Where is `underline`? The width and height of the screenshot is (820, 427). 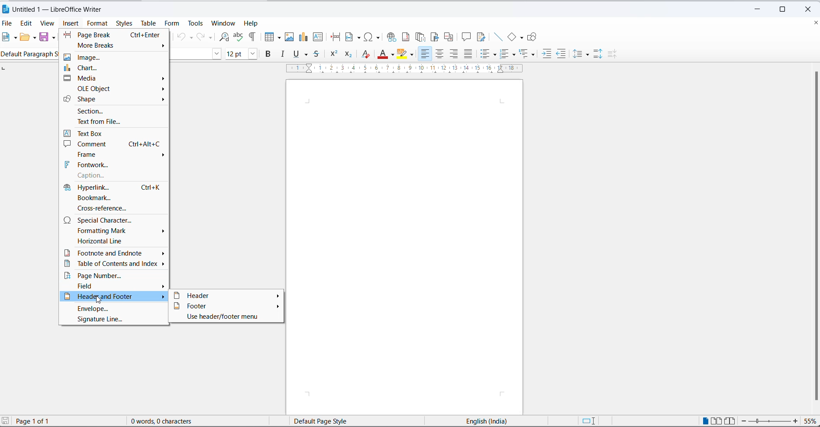 underline is located at coordinates (307, 55).